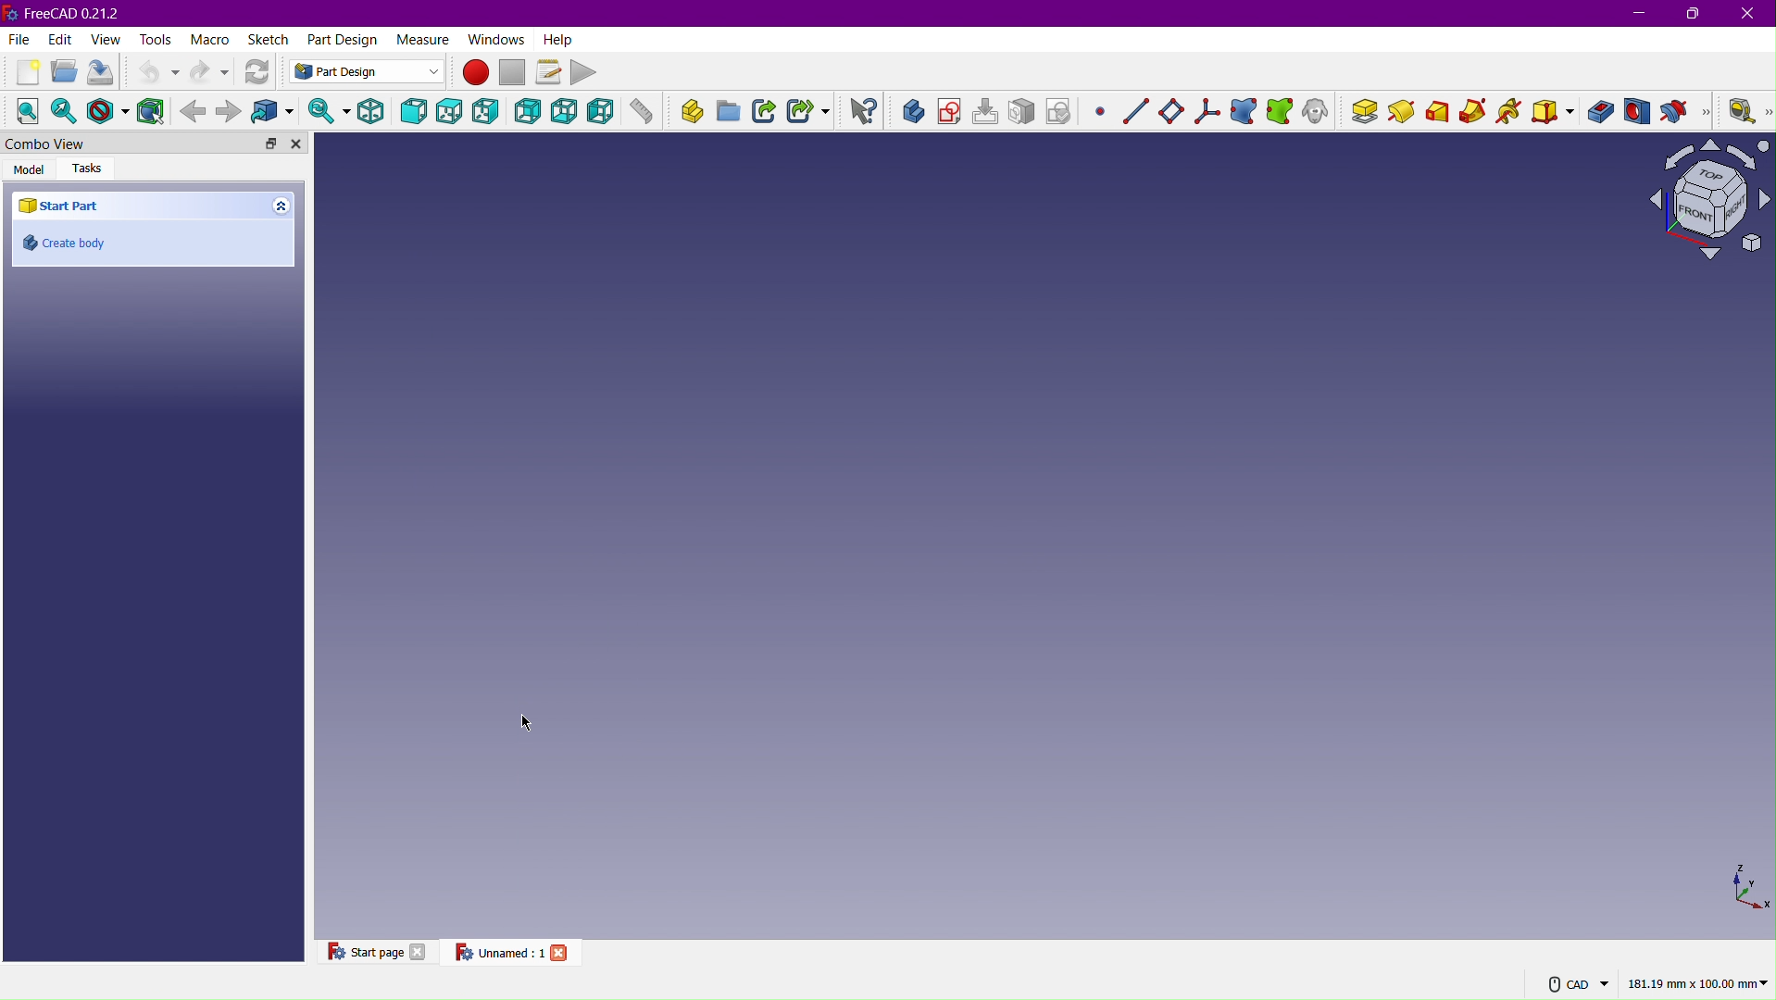 The height and width of the screenshot is (1000, 1776). What do you see at coordinates (328, 112) in the screenshot?
I see `Sync view` at bounding box center [328, 112].